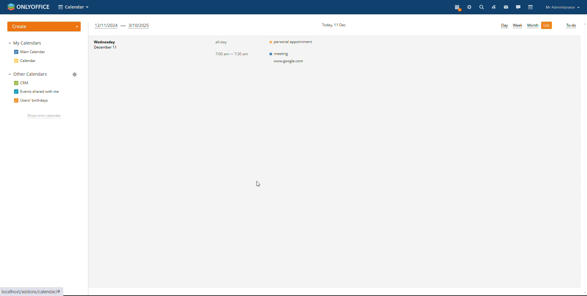  What do you see at coordinates (506, 7) in the screenshot?
I see `mail` at bounding box center [506, 7].